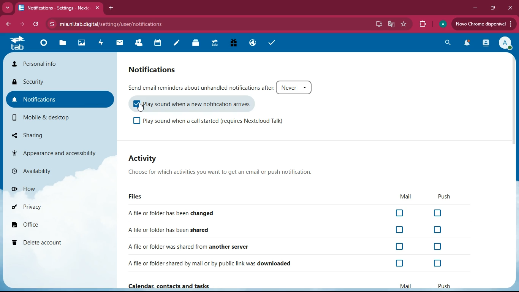 Image resolution: width=519 pixels, height=292 pixels. I want to click on activity, so click(485, 43).